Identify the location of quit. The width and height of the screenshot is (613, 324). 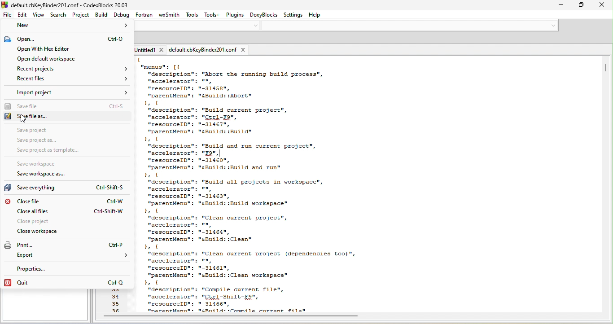
(63, 283).